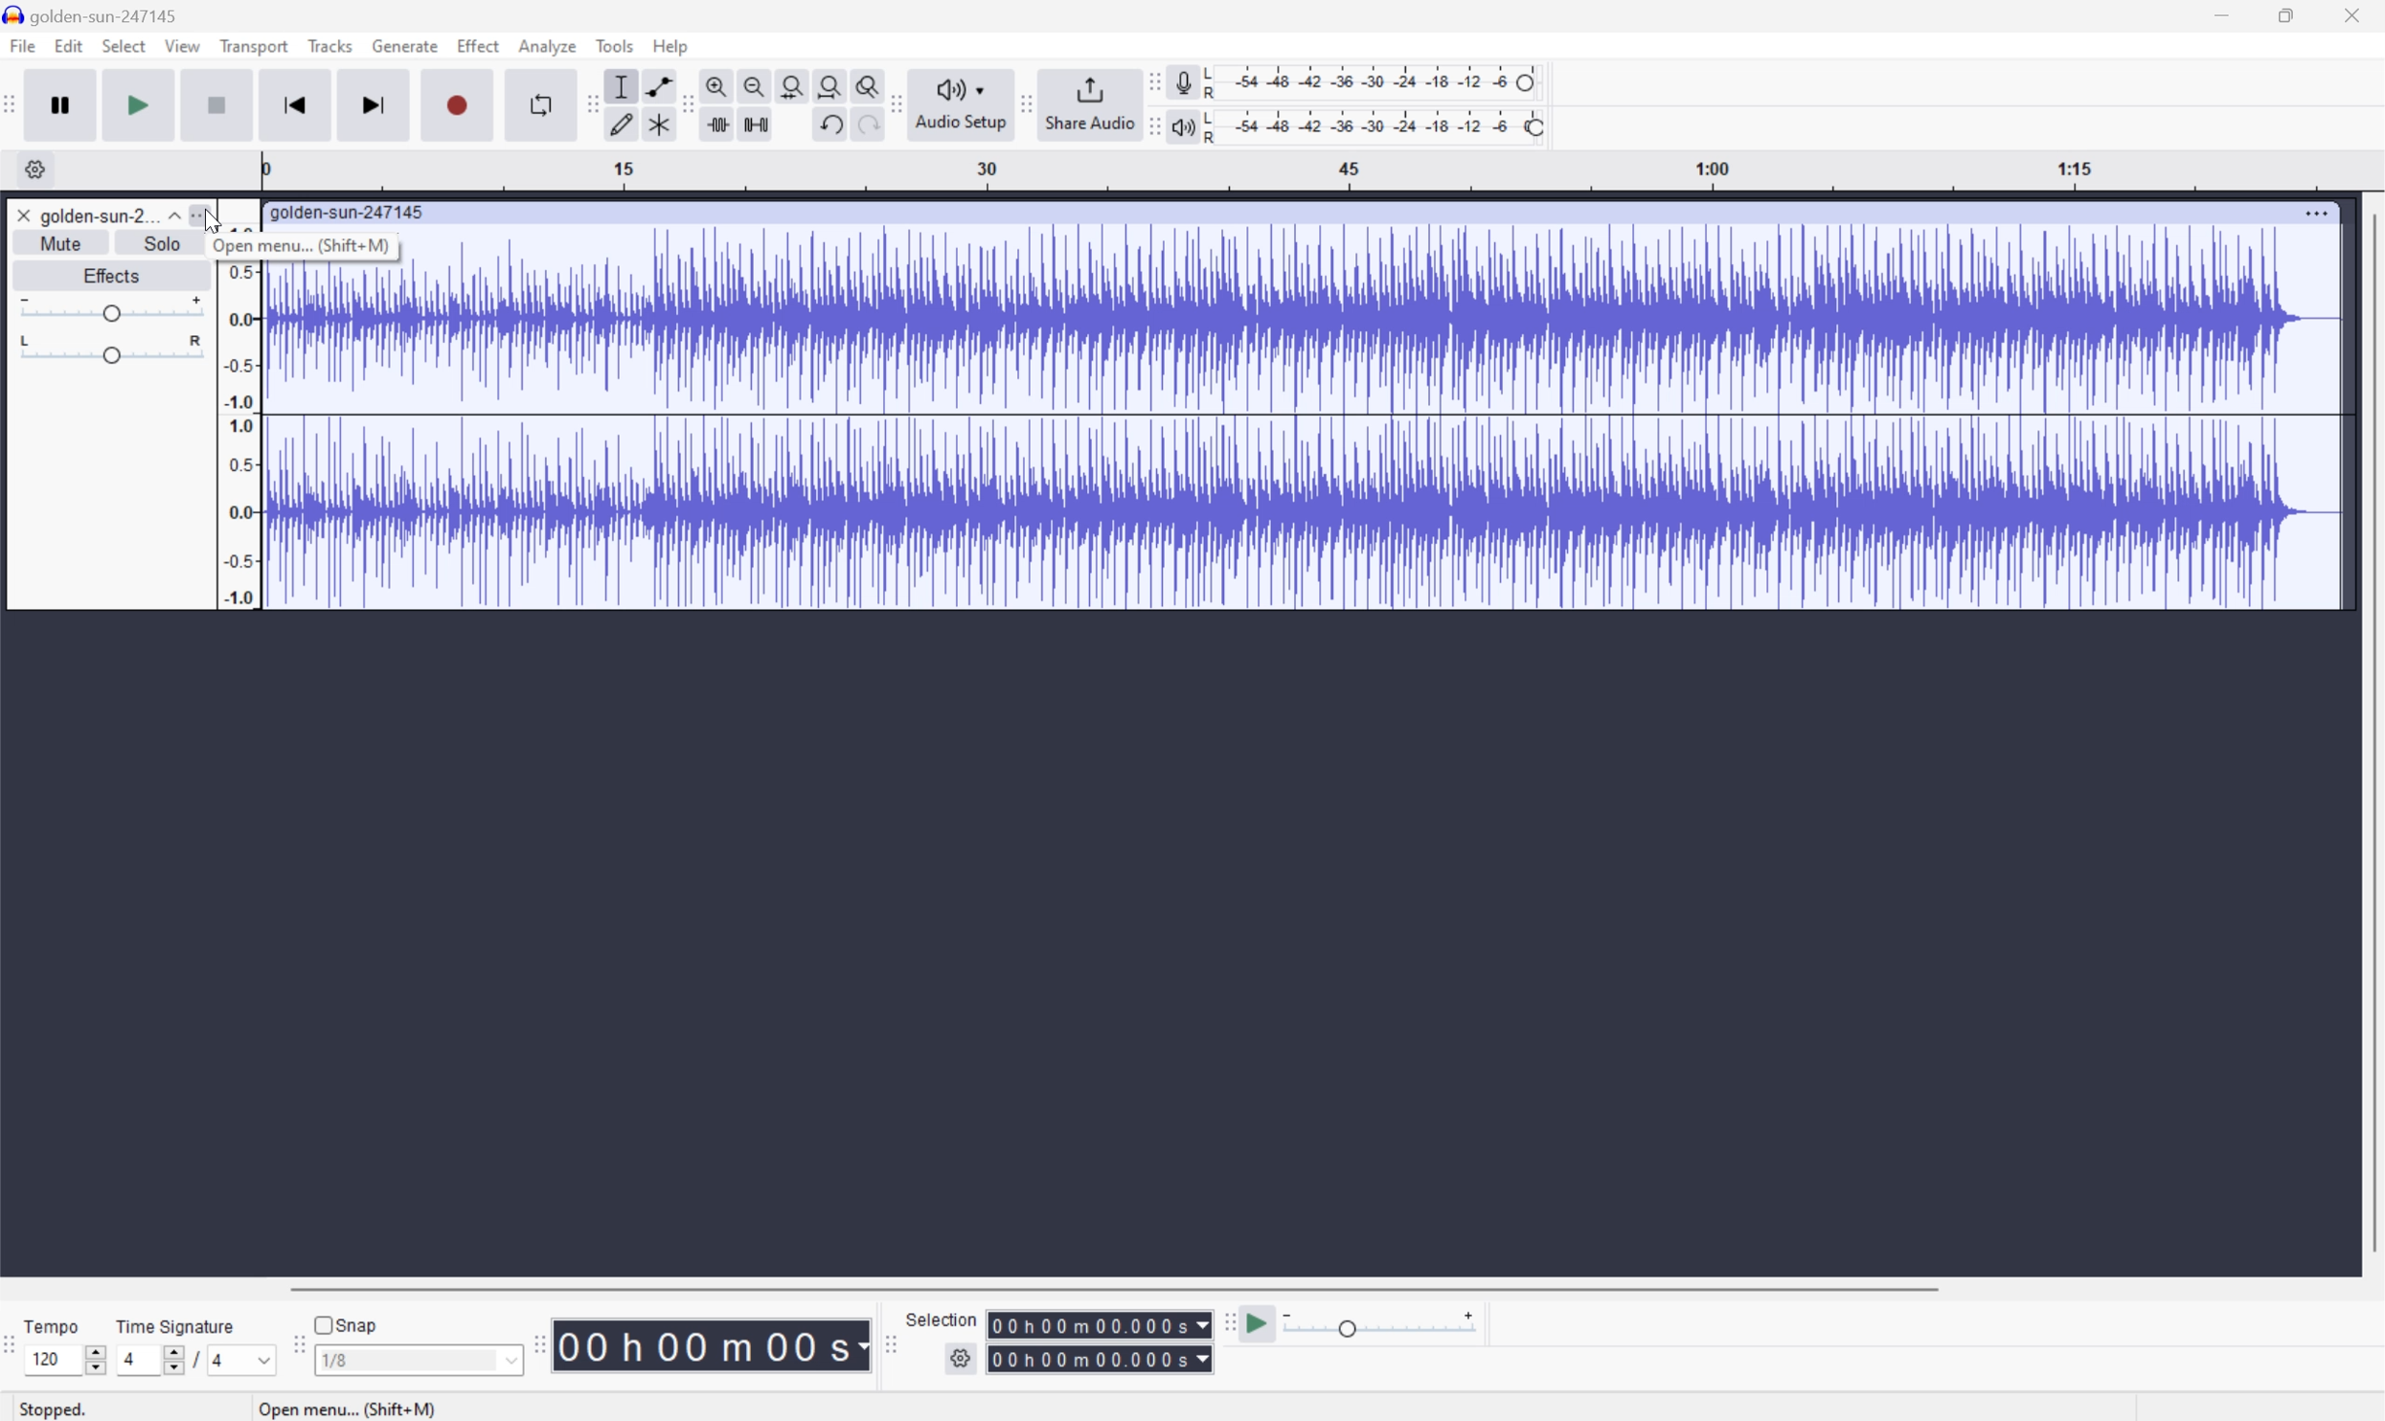  What do you see at coordinates (59, 243) in the screenshot?
I see `Mute` at bounding box center [59, 243].